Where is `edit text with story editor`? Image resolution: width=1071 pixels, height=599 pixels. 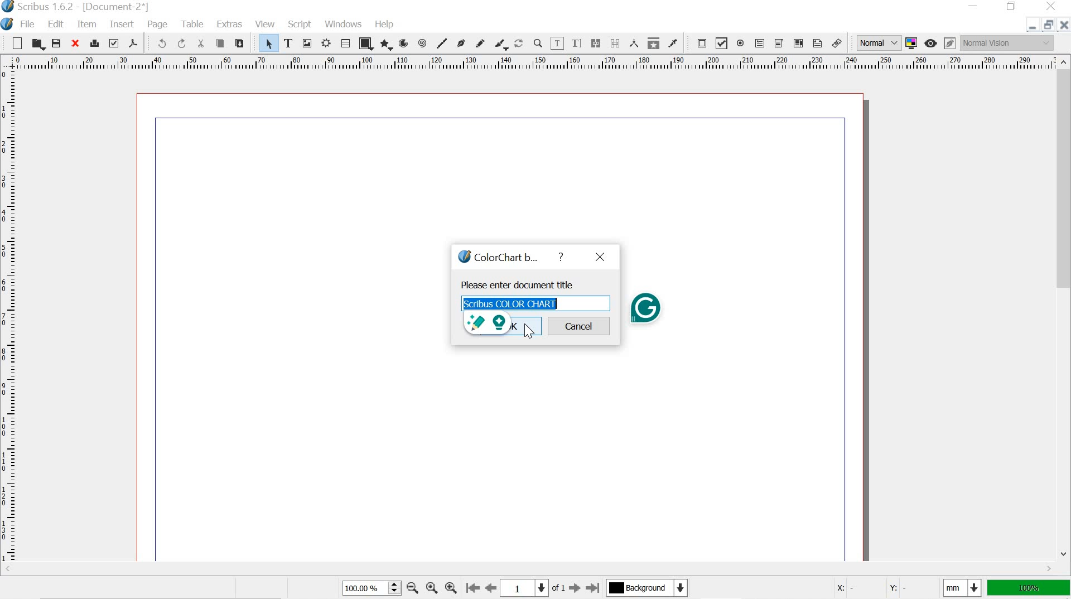 edit text with story editor is located at coordinates (576, 44).